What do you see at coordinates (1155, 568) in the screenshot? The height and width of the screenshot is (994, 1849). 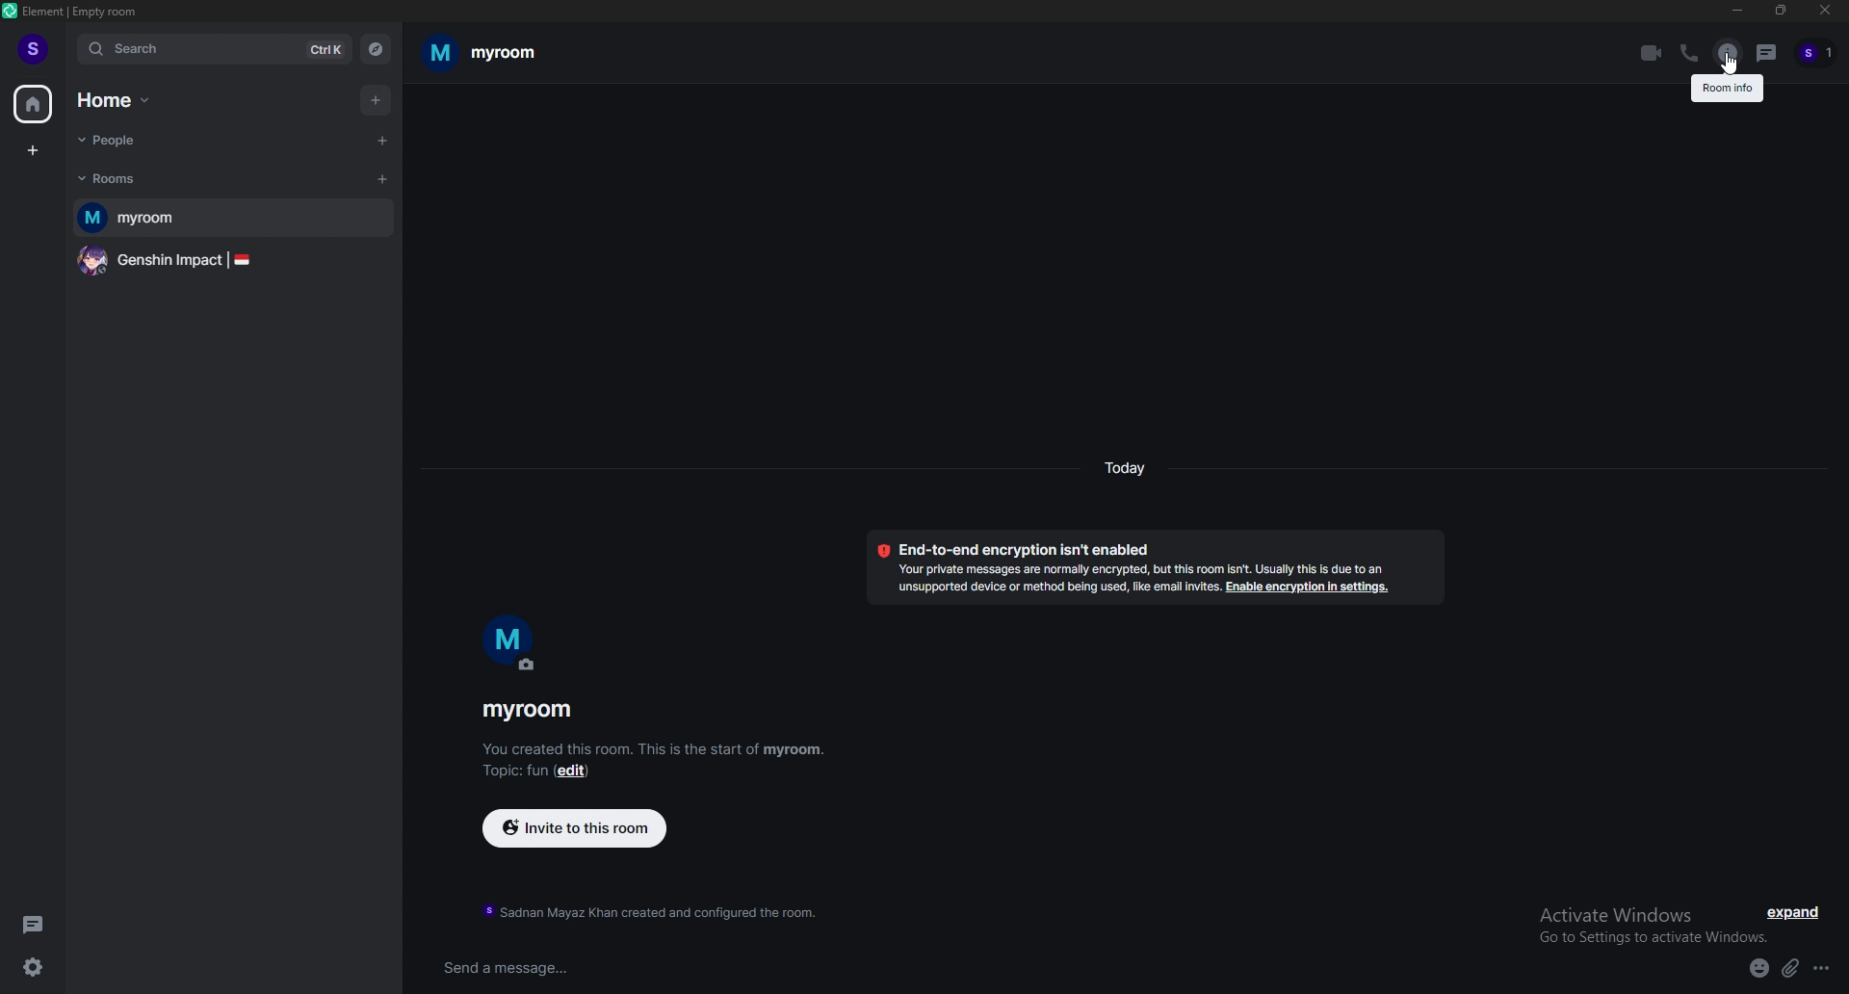 I see `Encryption enabled Messages in this room are end-to-end encrypted. When people join, you can verify them in their profile, just tap on their profile picture.` at bounding box center [1155, 568].